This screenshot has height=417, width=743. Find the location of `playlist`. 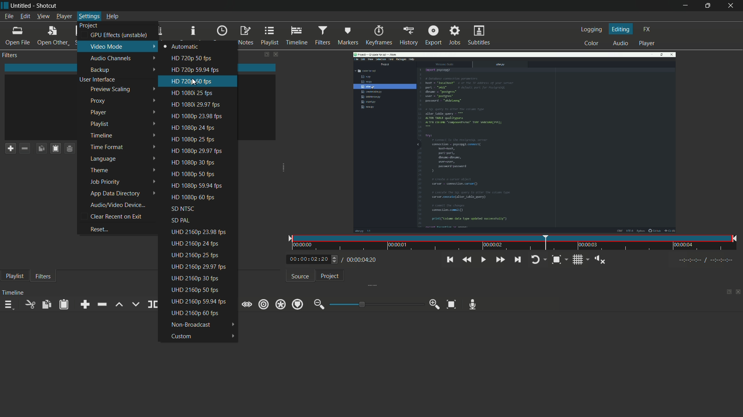

playlist is located at coordinates (123, 125).